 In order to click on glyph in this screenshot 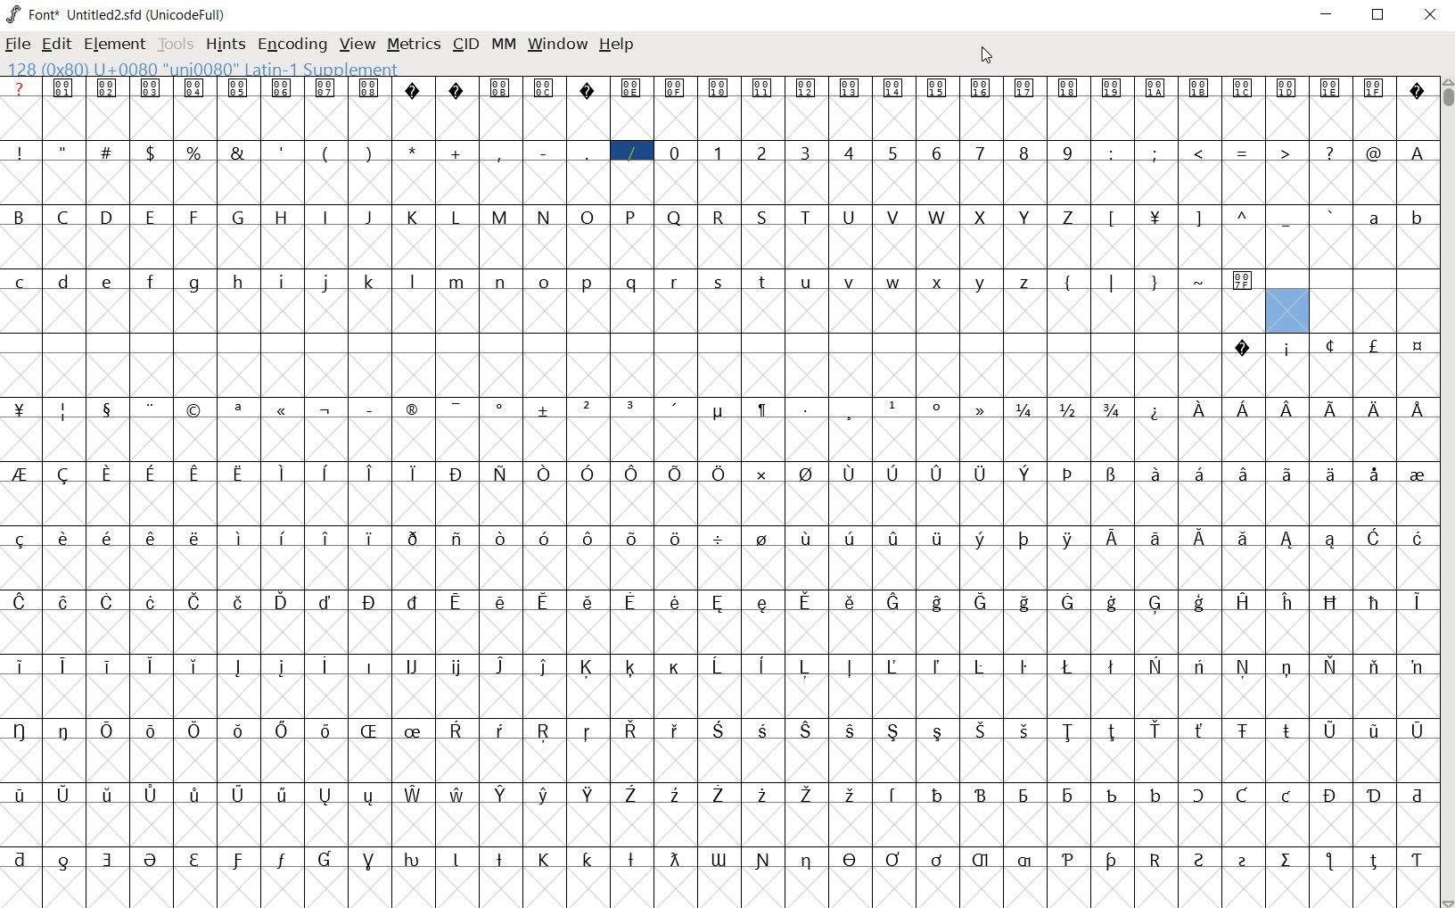, I will do `click(1024, 540)`.